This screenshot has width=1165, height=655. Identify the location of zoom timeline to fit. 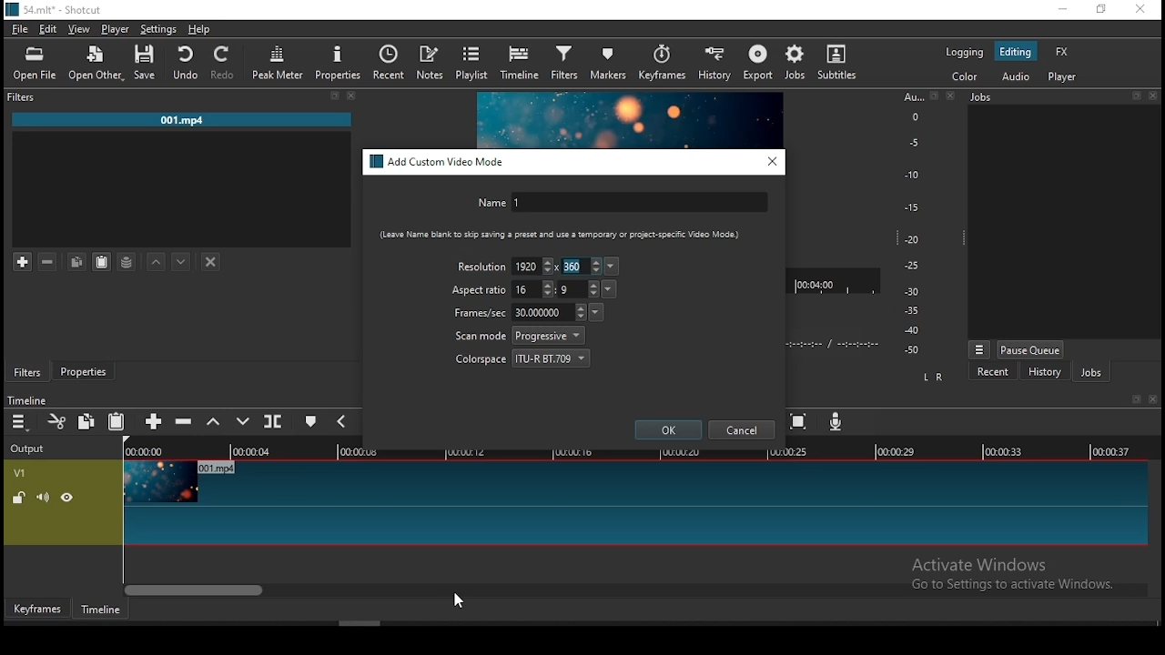
(800, 423).